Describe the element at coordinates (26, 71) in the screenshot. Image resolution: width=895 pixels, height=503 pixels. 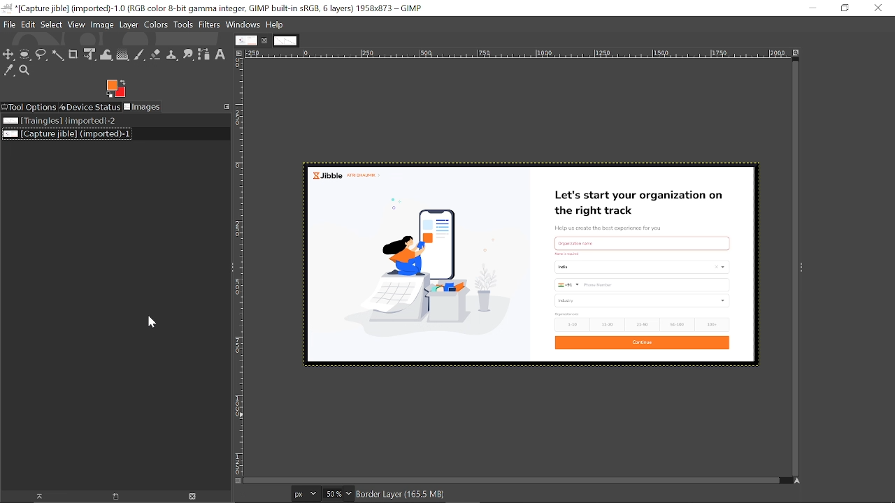
I see `Zoom tool` at that location.